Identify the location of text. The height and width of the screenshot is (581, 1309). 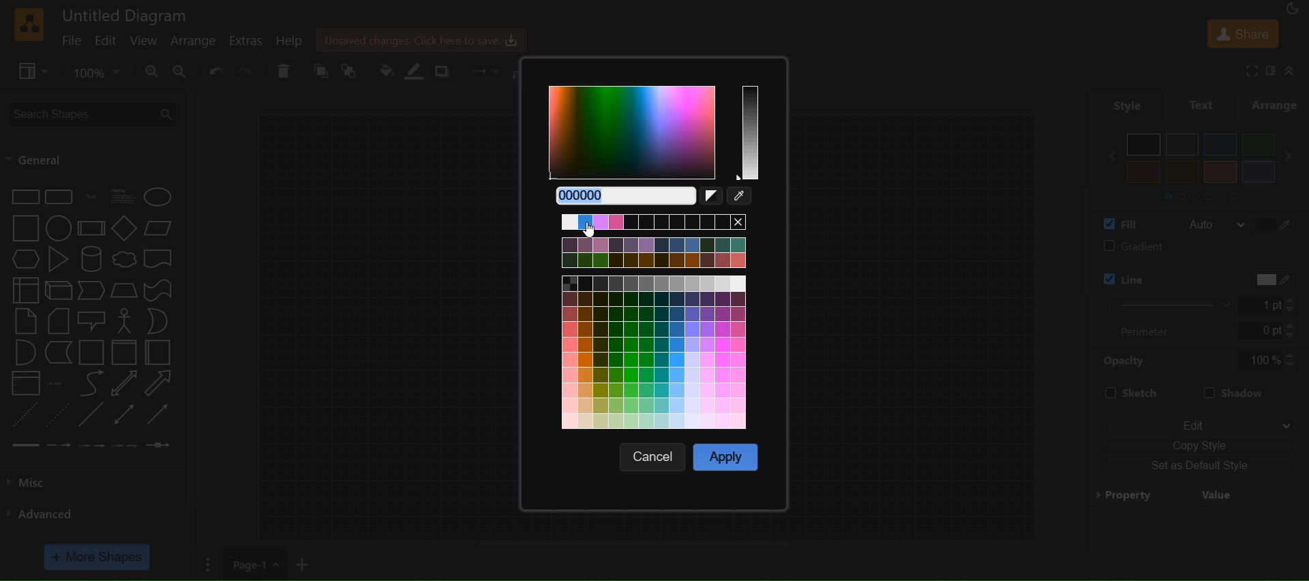
(93, 197).